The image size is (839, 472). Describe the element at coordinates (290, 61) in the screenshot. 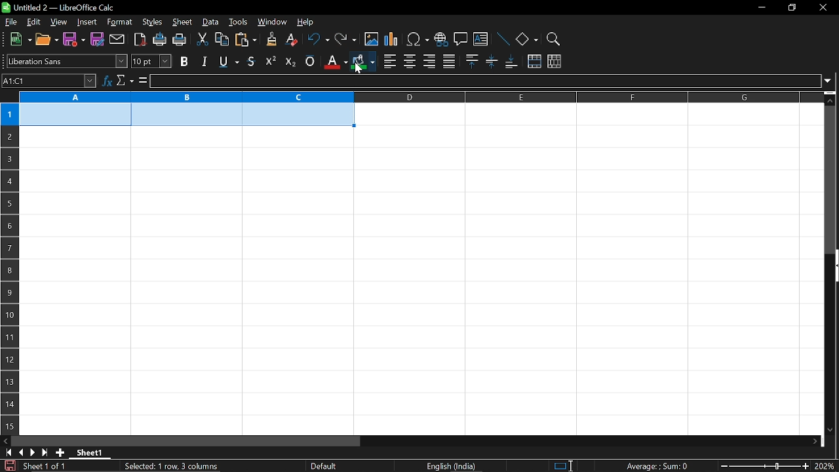

I see `subscript` at that location.